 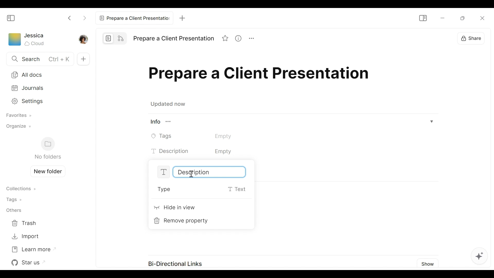 What do you see at coordinates (175, 208) in the screenshot?
I see `Hide in View` at bounding box center [175, 208].